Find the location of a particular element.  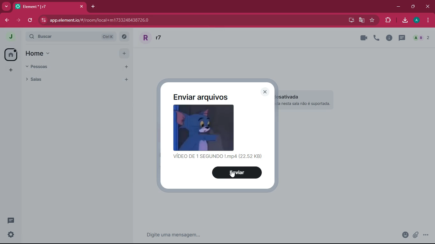

entension is located at coordinates (387, 20).